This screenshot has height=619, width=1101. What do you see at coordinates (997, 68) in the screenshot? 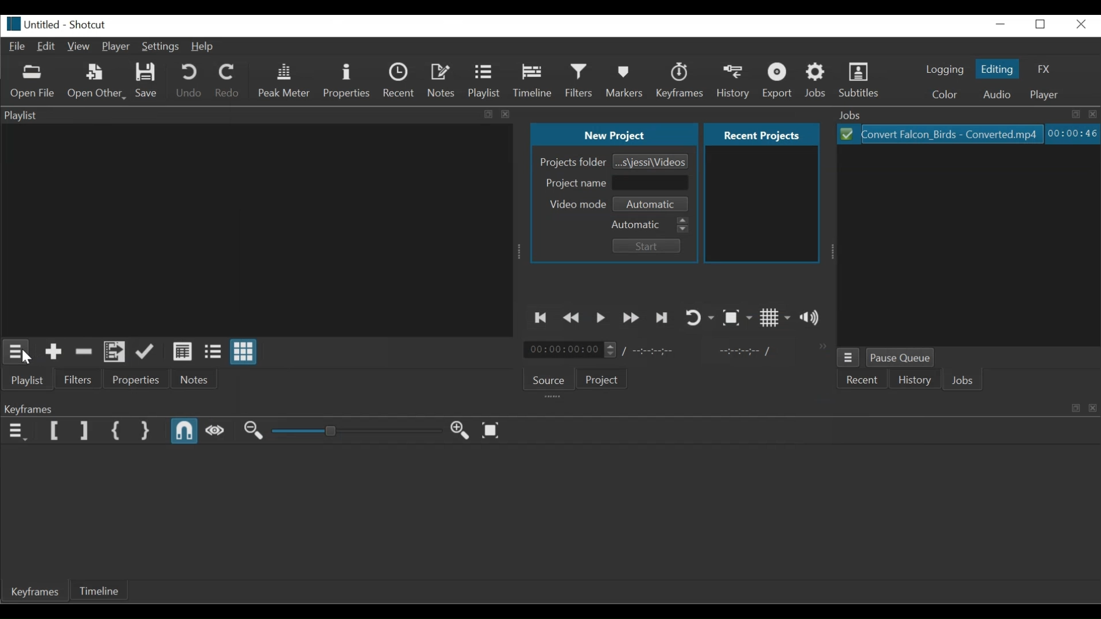
I see `Editing` at bounding box center [997, 68].